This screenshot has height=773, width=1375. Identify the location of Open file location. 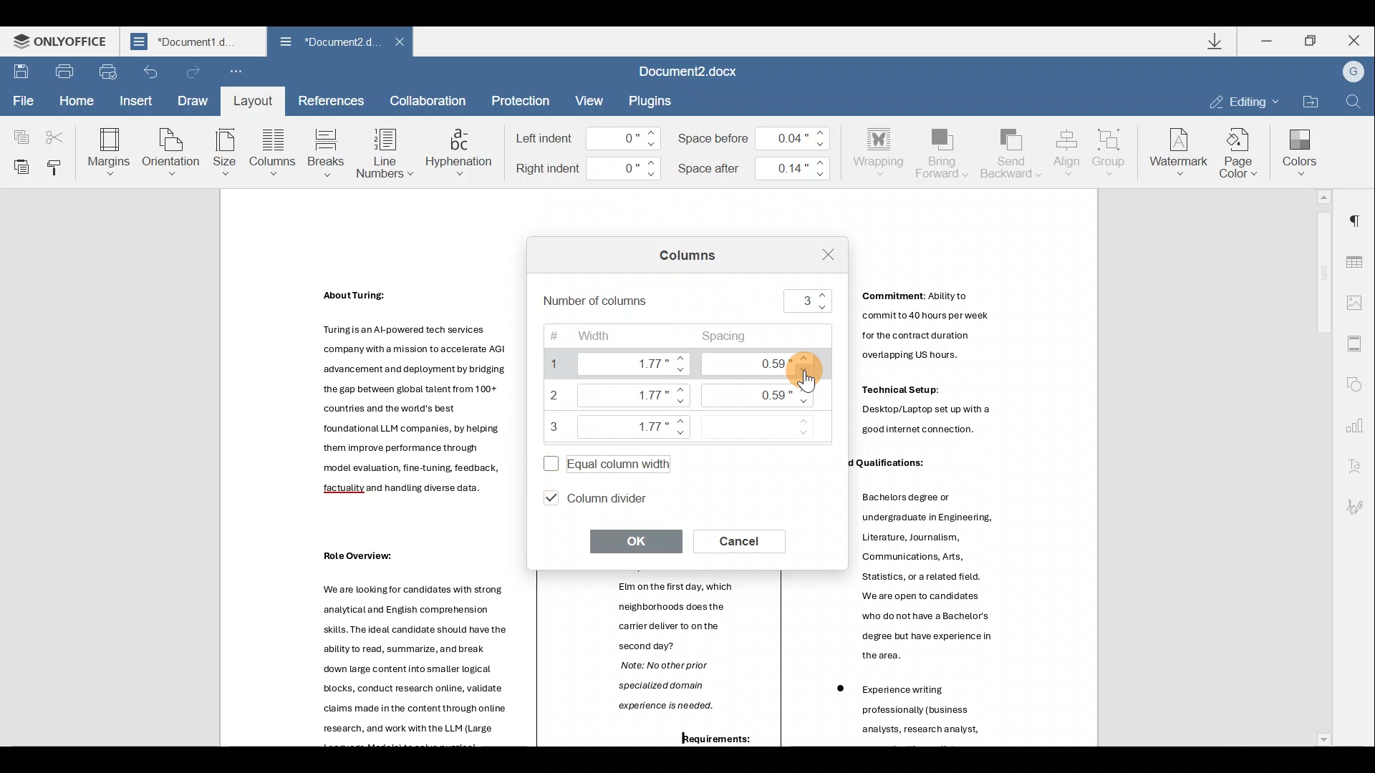
(1310, 100).